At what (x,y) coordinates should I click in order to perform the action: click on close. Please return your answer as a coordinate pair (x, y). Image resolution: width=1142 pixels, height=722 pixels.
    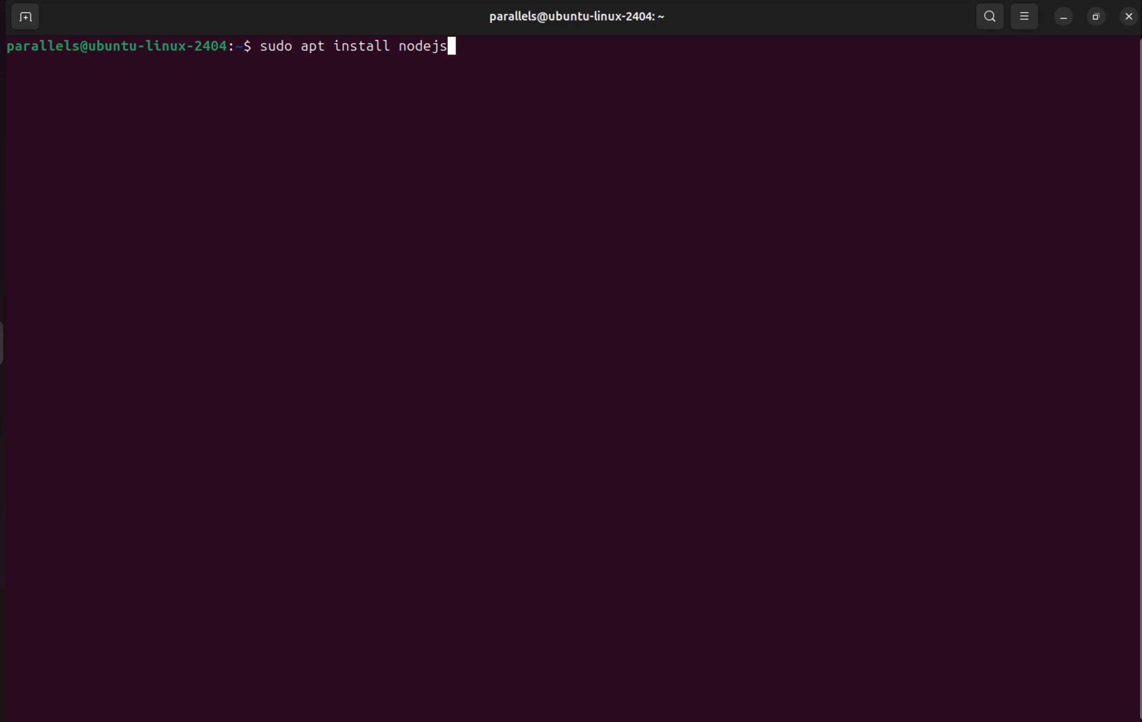
    Looking at the image, I should click on (1126, 17).